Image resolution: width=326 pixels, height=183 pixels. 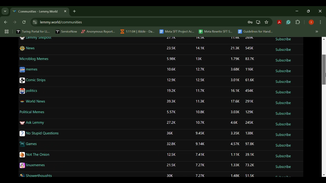 What do you see at coordinates (282, 50) in the screenshot?
I see `Subscribe` at bounding box center [282, 50].